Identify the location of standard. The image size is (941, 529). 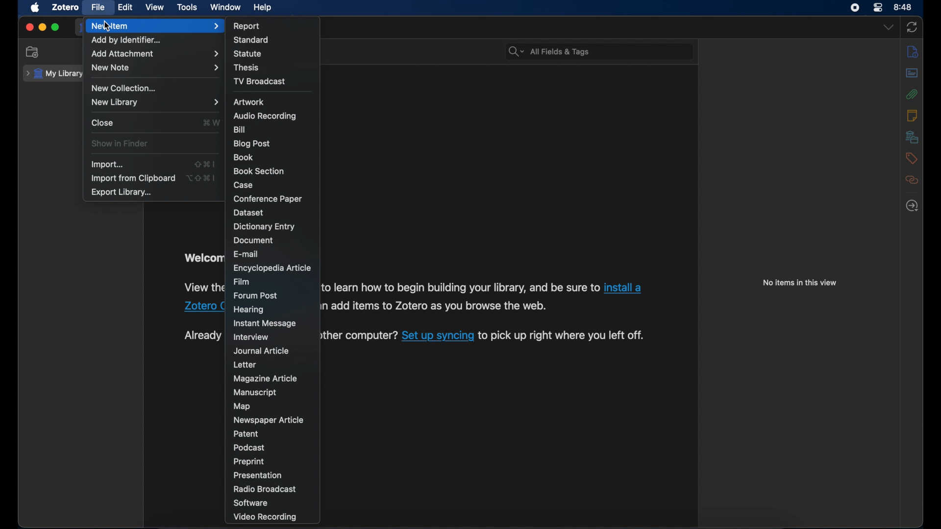
(252, 40).